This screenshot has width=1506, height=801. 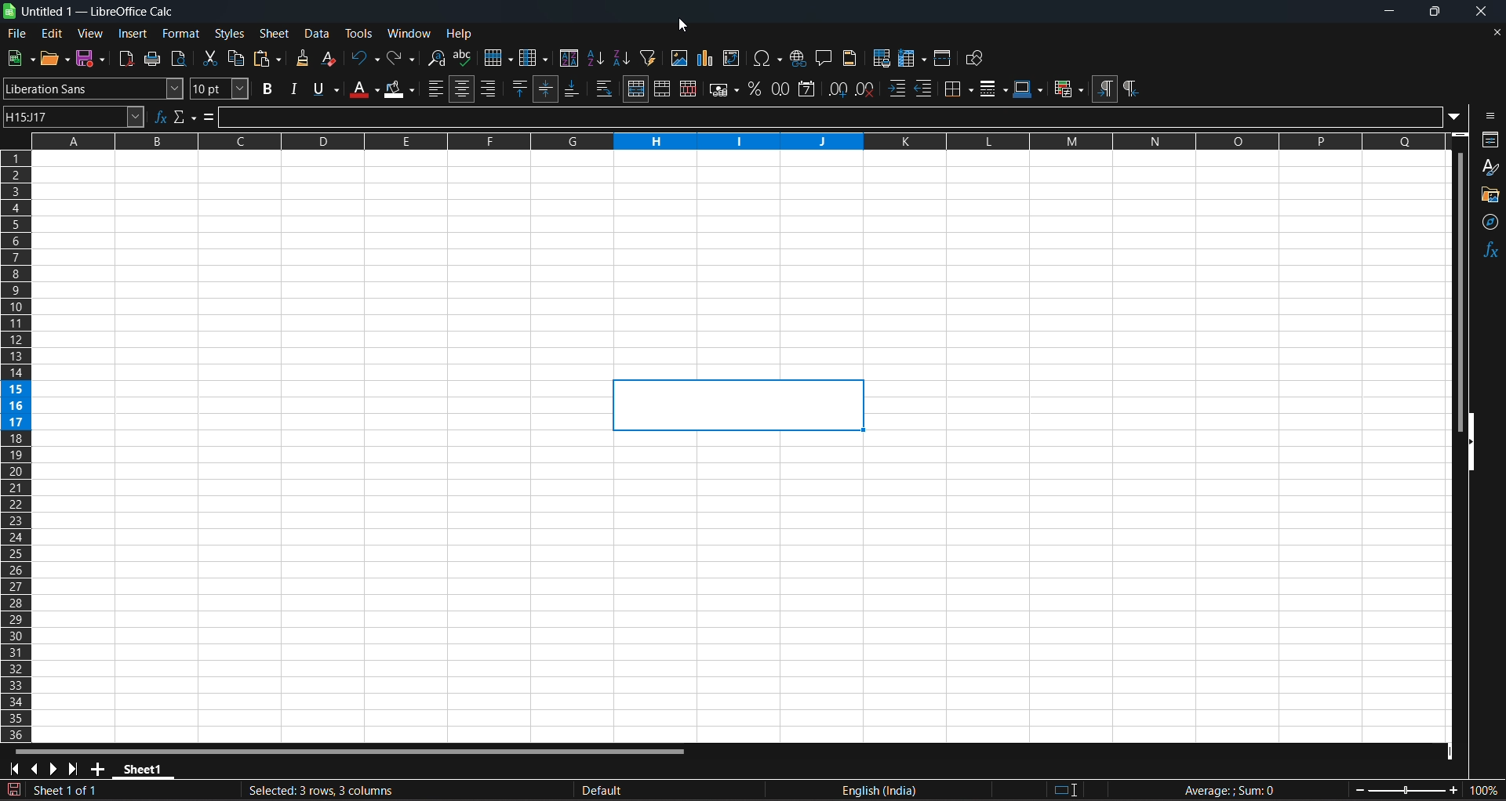 What do you see at coordinates (1488, 223) in the screenshot?
I see `navigator` at bounding box center [1488, 223].